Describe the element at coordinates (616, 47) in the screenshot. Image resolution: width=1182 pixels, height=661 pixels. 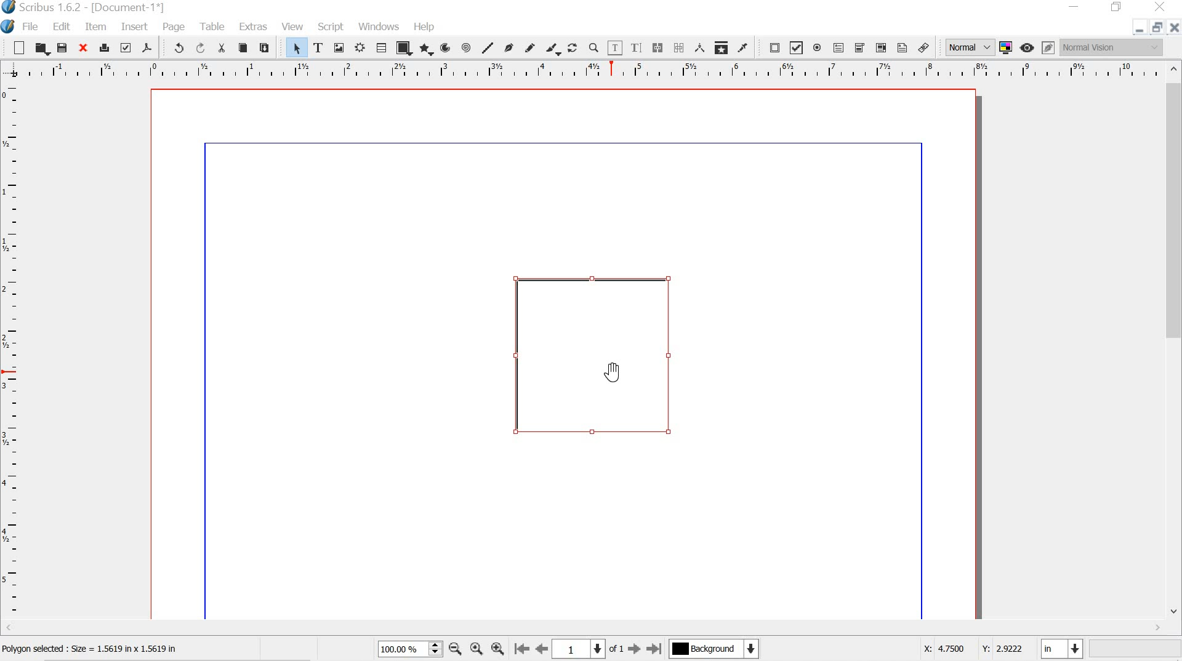
I see `edit content of frames` at that location.